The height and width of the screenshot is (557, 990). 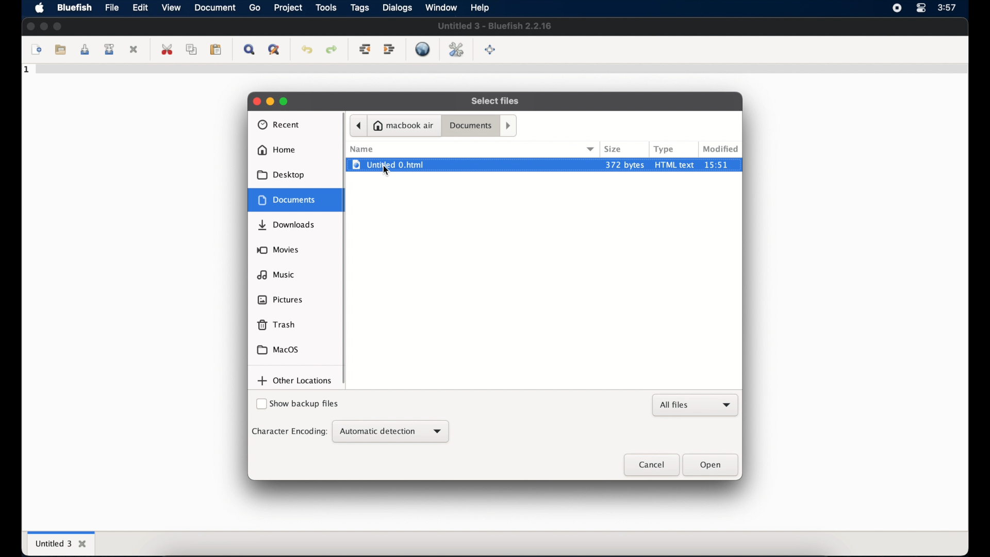 What do you see at coordinates (270, 102) in the screenshot?
I see `minimize` at bounding box center [270, 102].